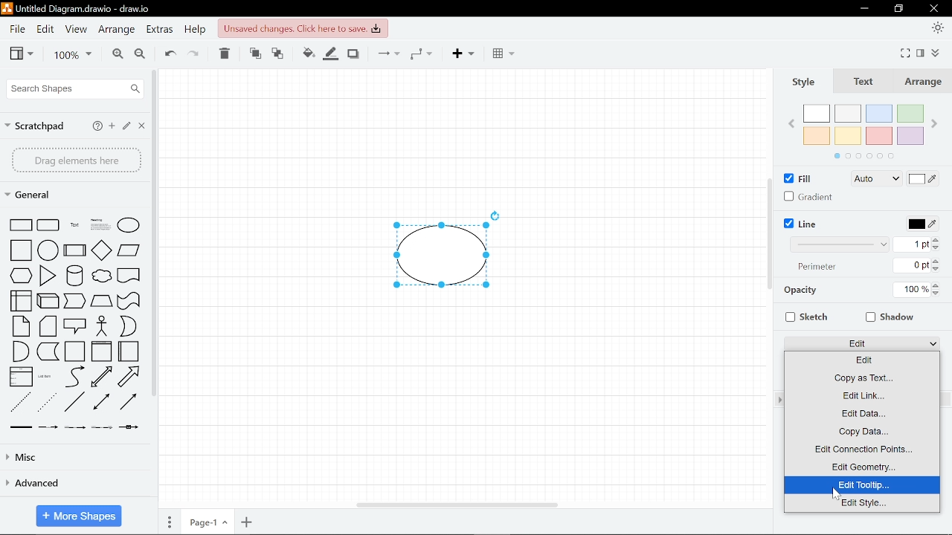 Image resolution: width=952 pixels, height=535 pixels. What do you see at coordinates (938, 52) in the screenshot?
I see `Expand/collapse` at bounding box center [938, 52].